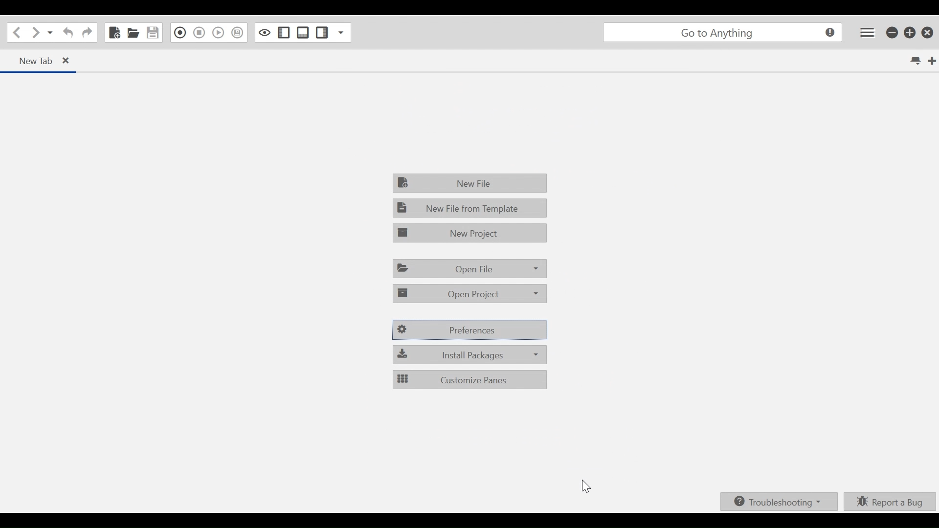 The width and height of the screenshot is (939, 528). I want to click on Recent location, so click(50, 34).